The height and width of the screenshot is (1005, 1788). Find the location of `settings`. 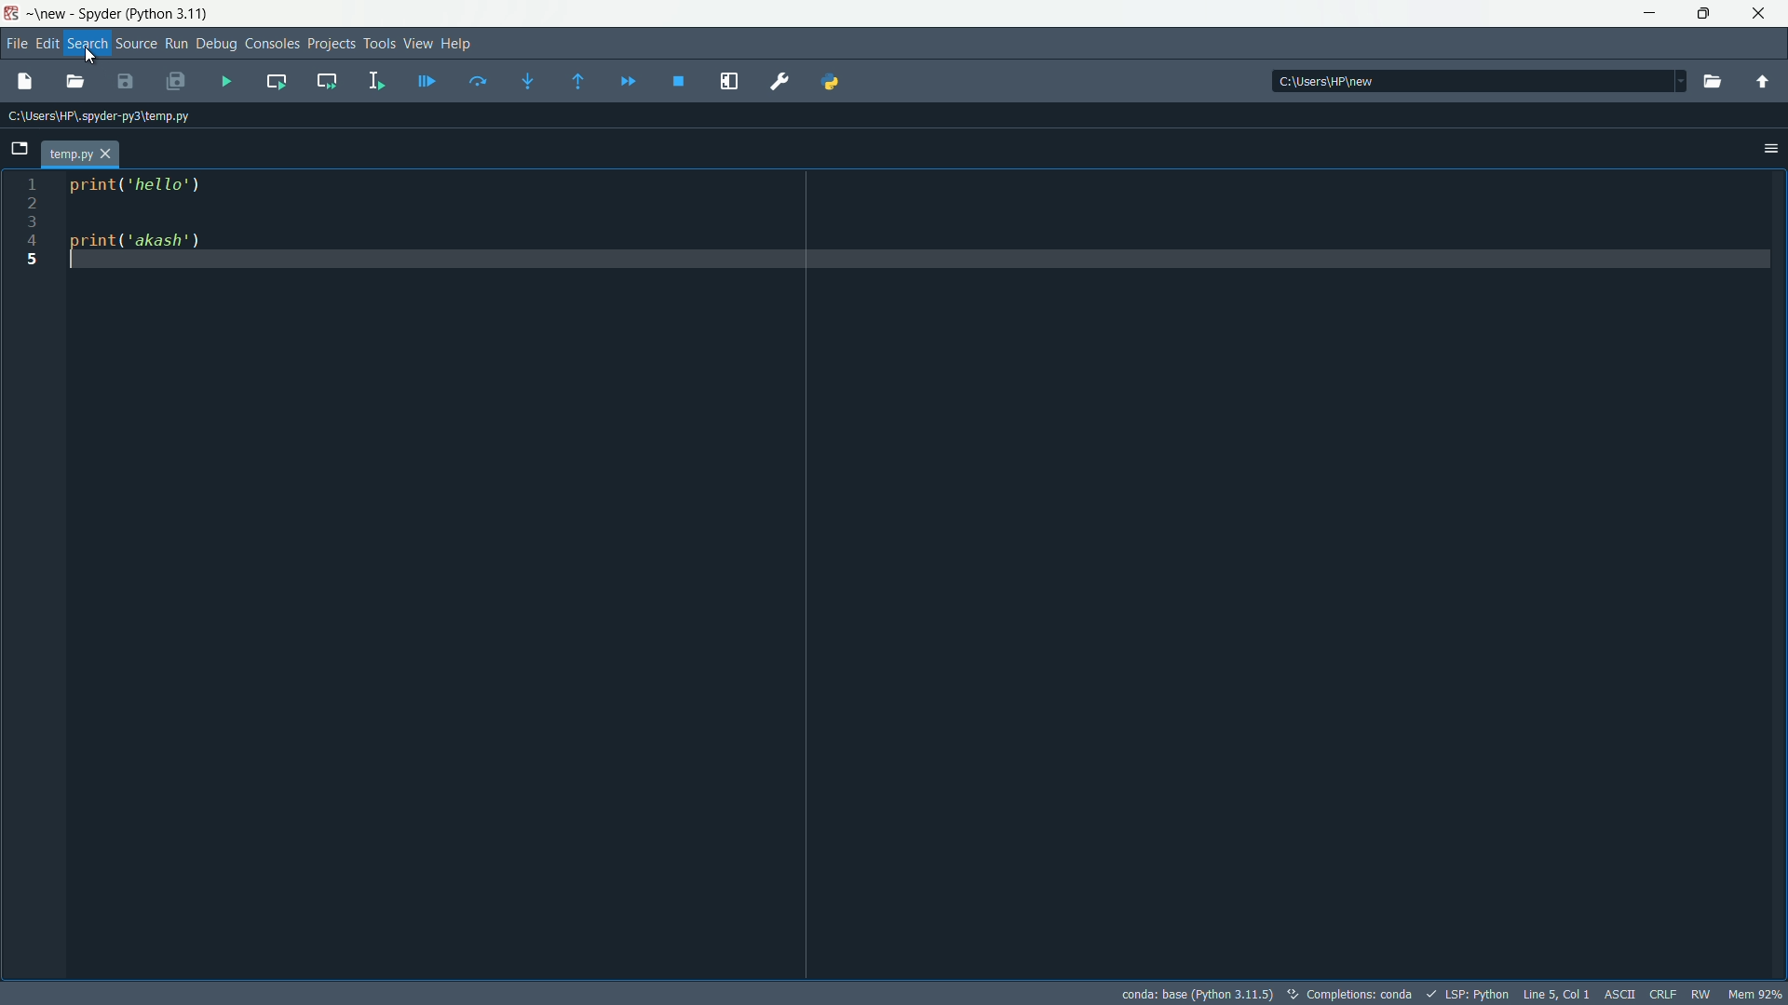

settings is located at coordinates (1769, 148).